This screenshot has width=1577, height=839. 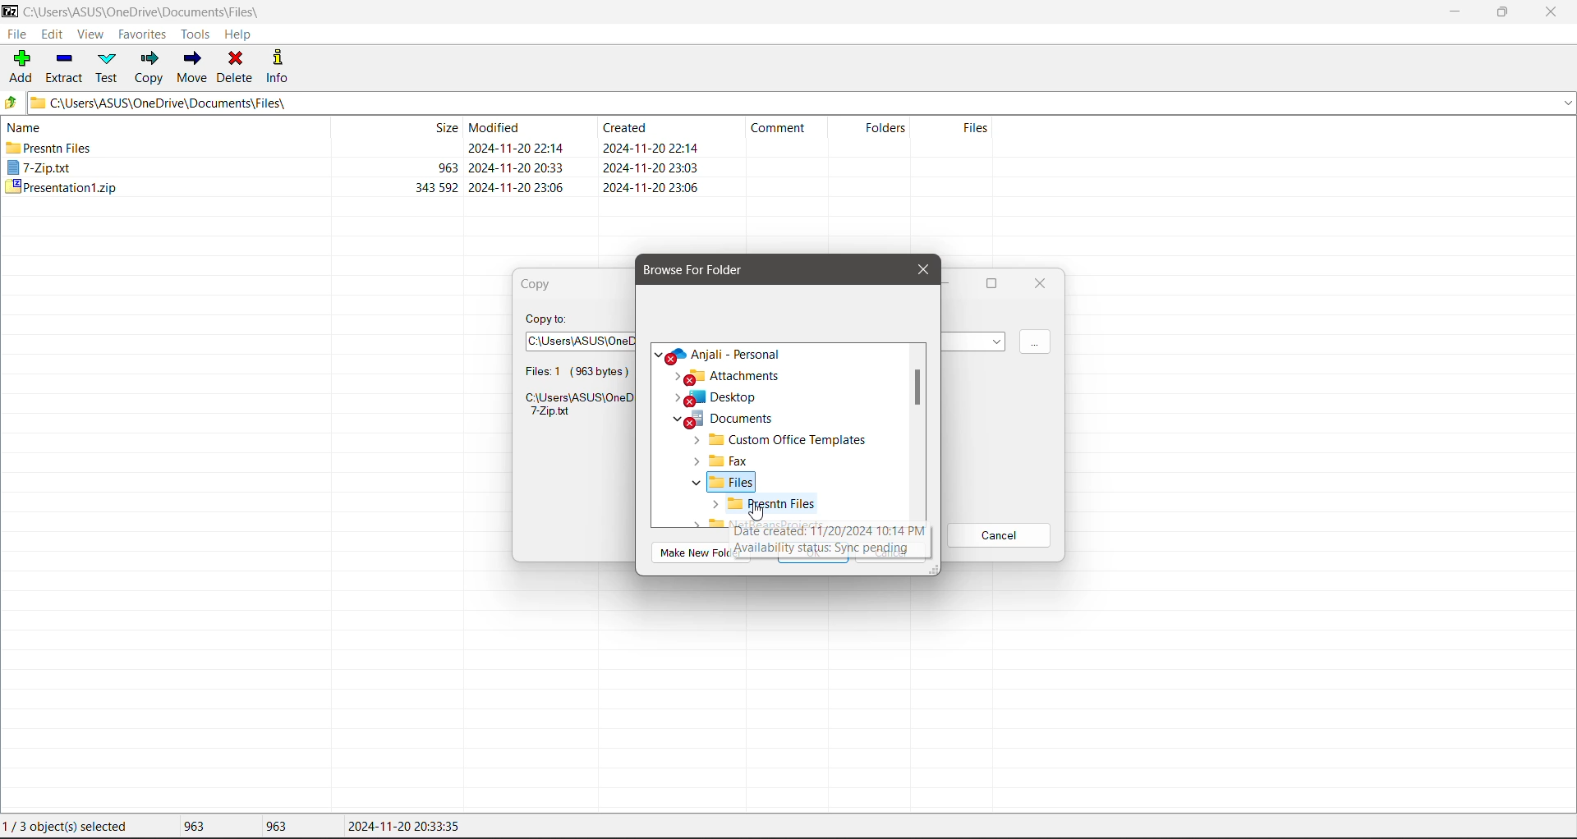 What do you see at coordinates (718, 398) in the screenshot?
I see `Desktop` at bounding box center [718, 398].